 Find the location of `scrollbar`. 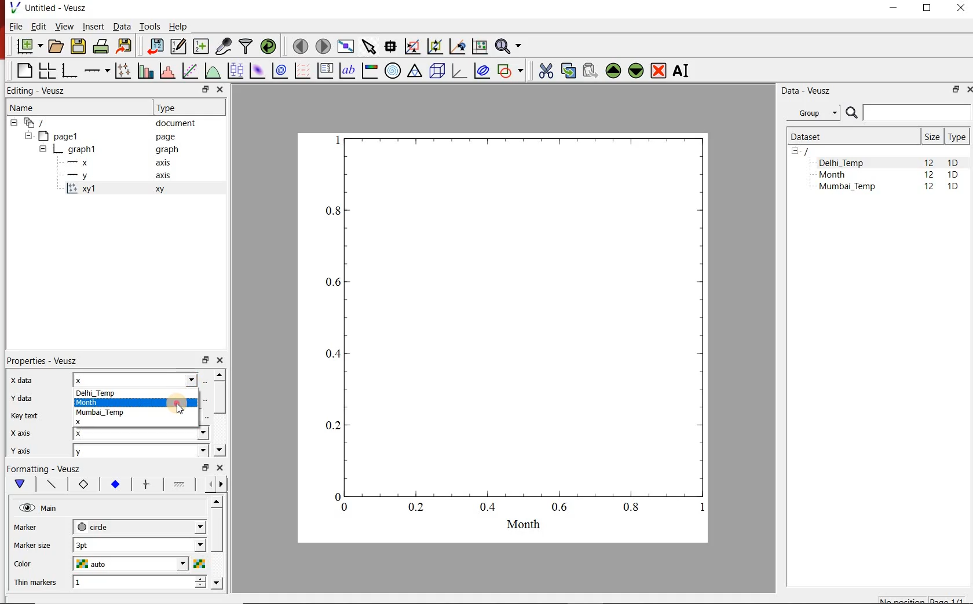

scrollbar is located at coordinates (218, 544).